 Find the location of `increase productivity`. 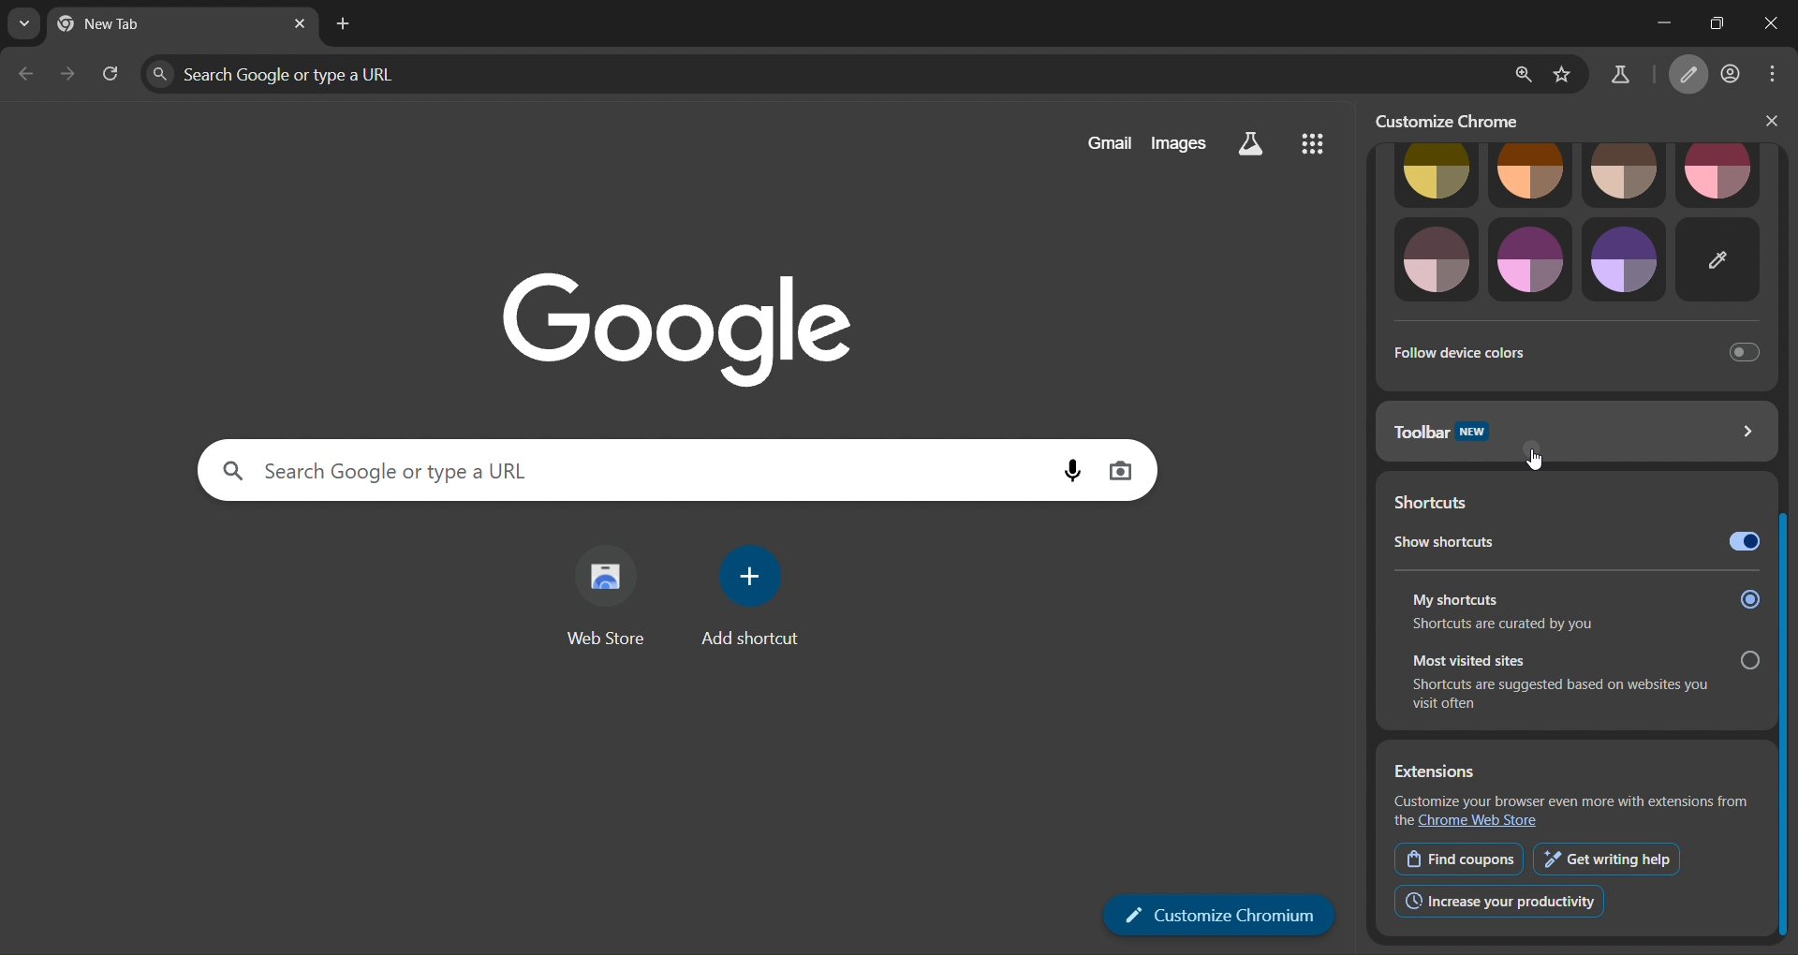

increase productivity is located at coordinates (1500, 902).